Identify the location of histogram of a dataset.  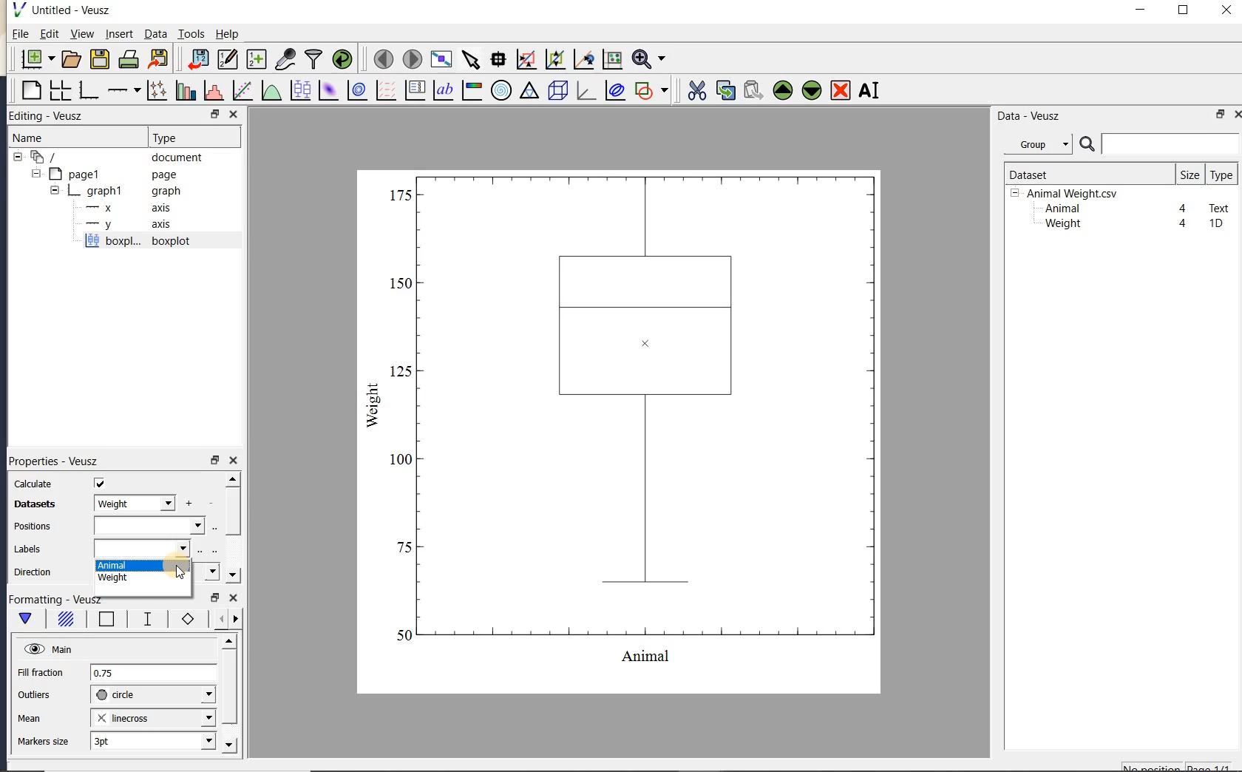
(213, 90).